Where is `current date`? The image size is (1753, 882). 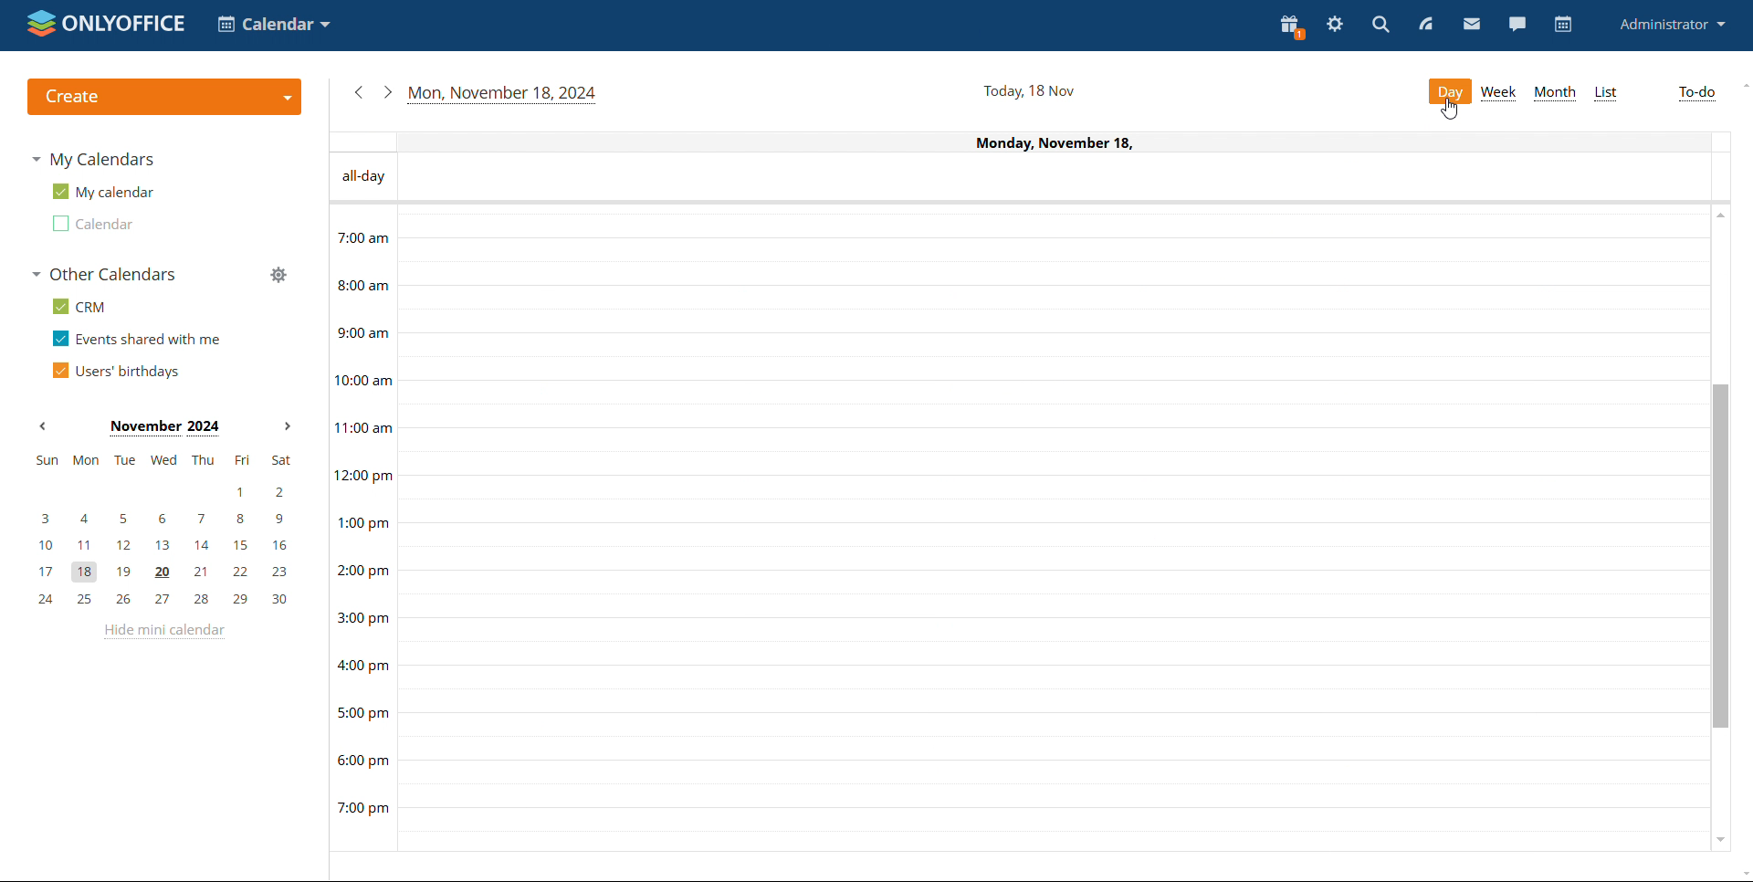 current date is located at coordinates (1028, 90).